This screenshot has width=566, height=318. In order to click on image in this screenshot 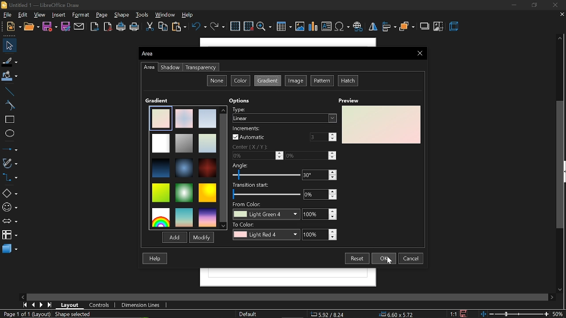, I will do `click(296, 81)`.